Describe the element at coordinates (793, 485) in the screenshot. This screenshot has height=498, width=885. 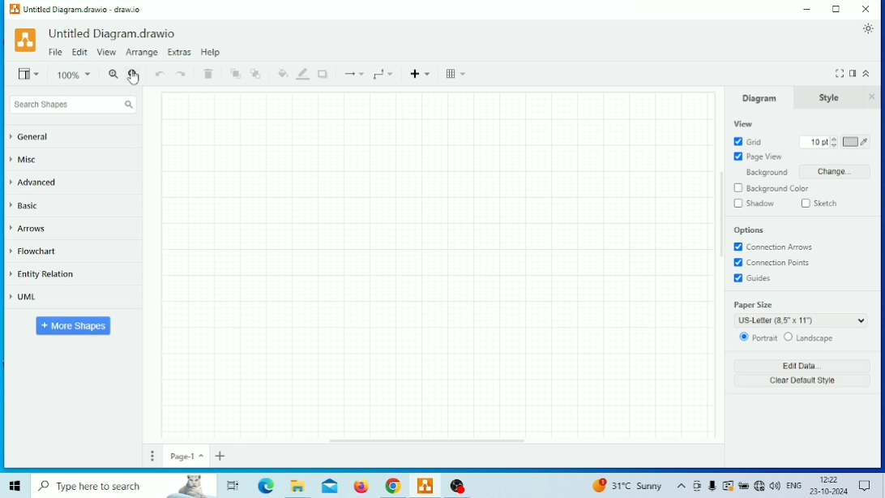
I see `Language` at that location.